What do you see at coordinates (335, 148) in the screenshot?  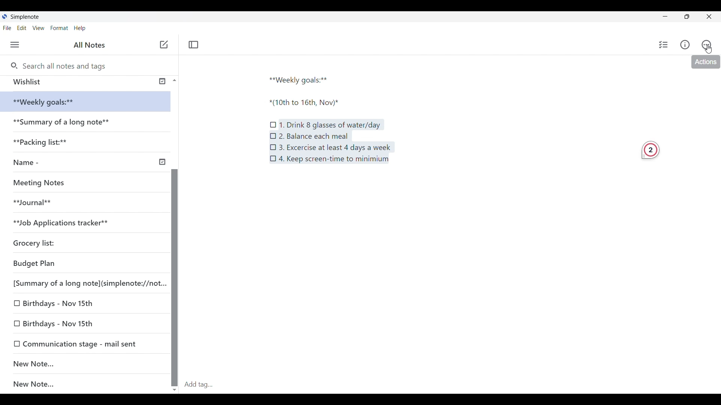 I see `3. Excercise at least 4 days a week` at bounding box center [335, 148].